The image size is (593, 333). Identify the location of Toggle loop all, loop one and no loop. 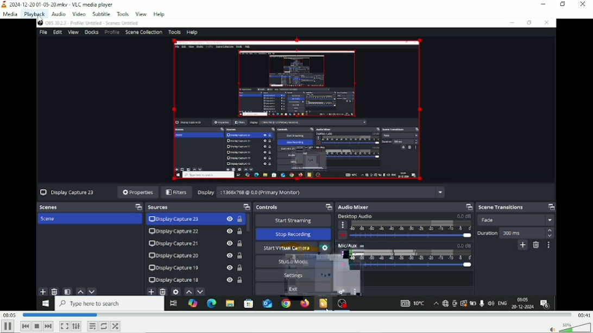
(103, 326).